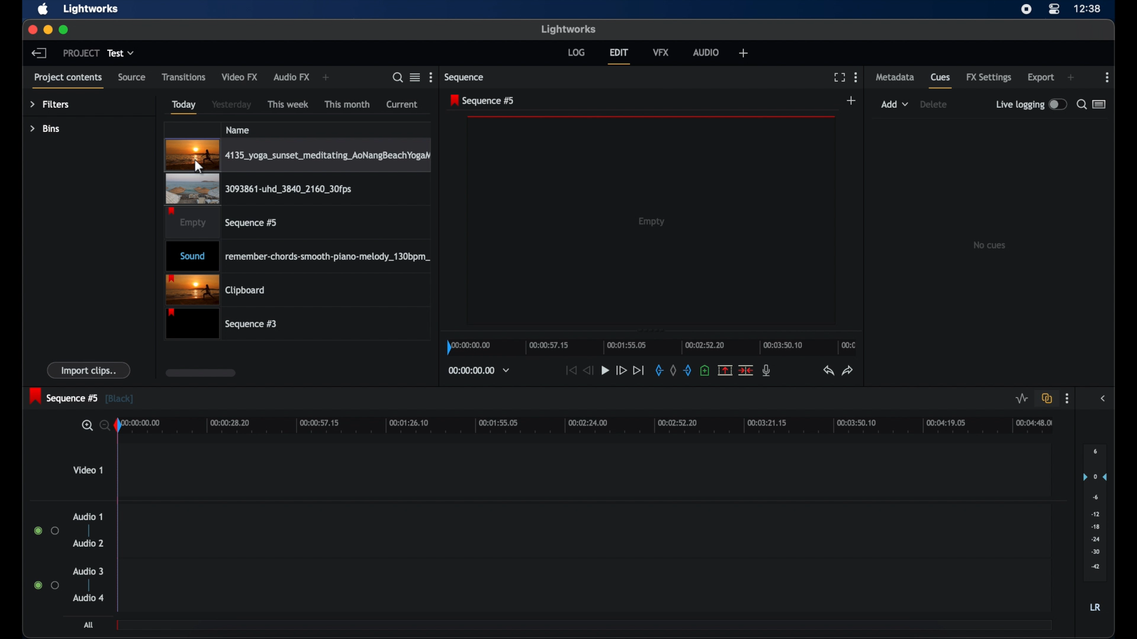 This screenshot has width=1137, height=639. I want to click on audio output level, so click(1095, 509).